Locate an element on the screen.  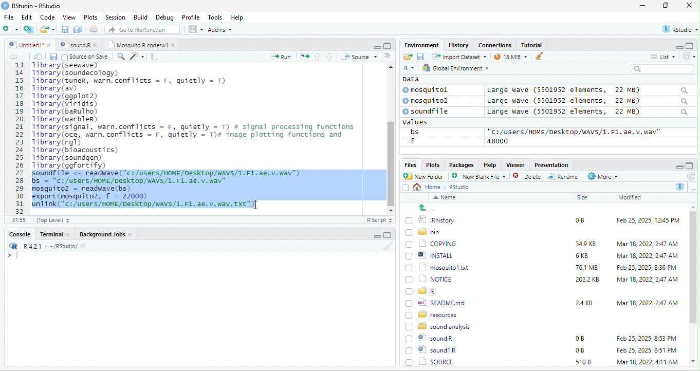
R is located at coordinates (680, 187).